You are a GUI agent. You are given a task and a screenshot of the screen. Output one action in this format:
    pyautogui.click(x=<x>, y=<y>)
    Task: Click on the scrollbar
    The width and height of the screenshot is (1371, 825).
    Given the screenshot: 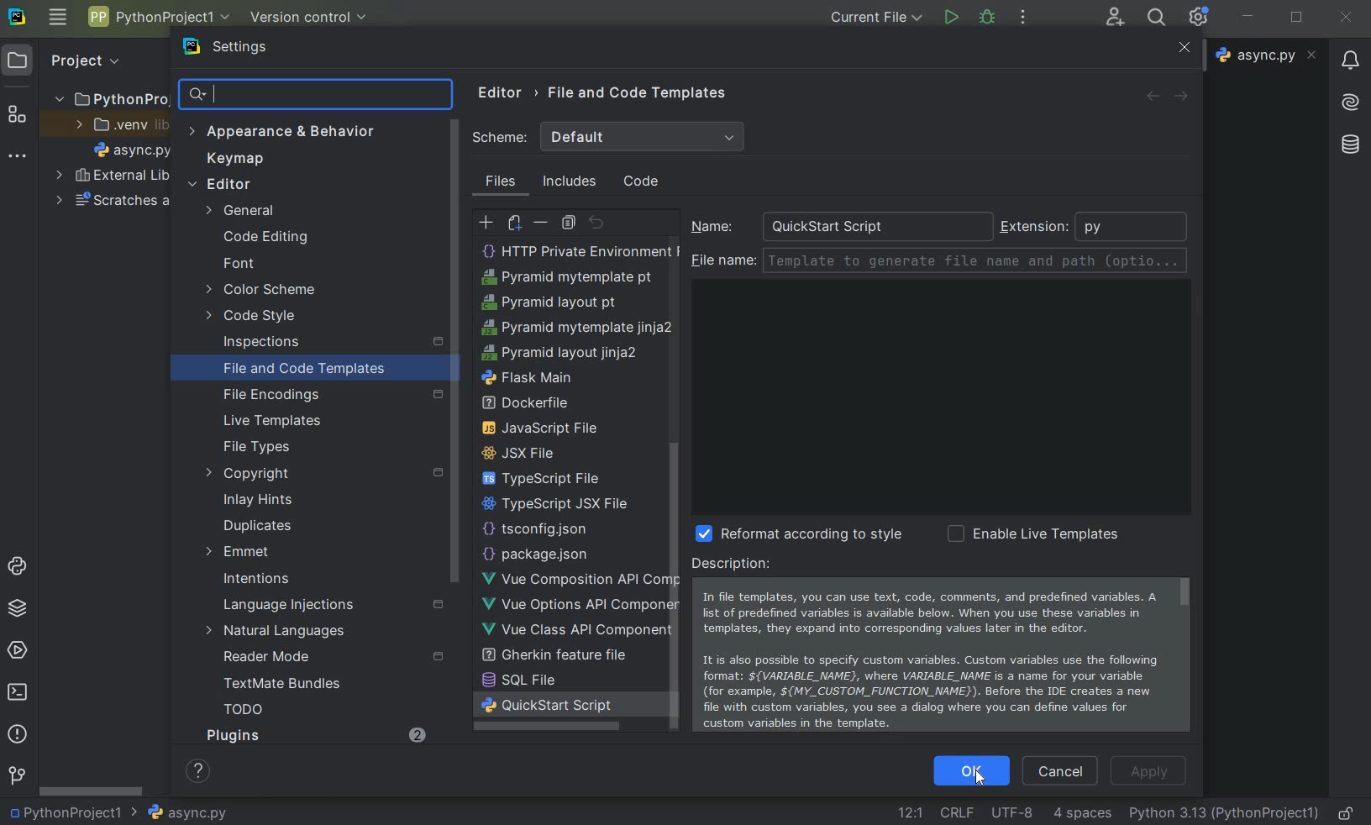 What is the action you would take?
    pyautogui.click(x=456, y=401)
    